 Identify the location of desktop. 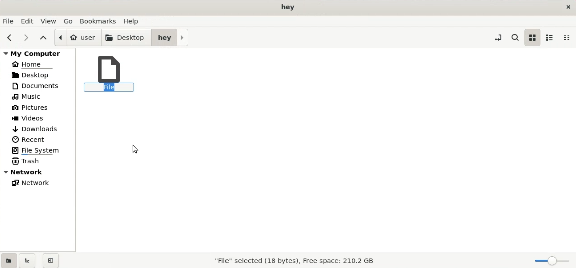
(38, 75).